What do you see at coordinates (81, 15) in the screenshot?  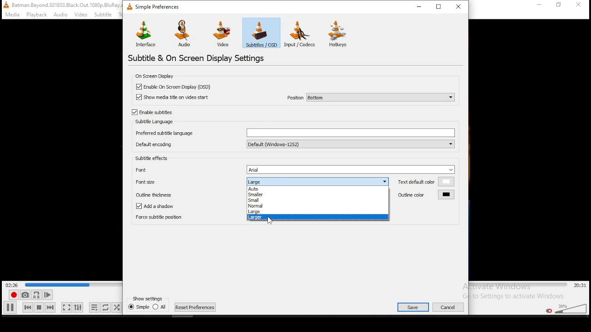 I see `video` at bounding box center [81, 15].